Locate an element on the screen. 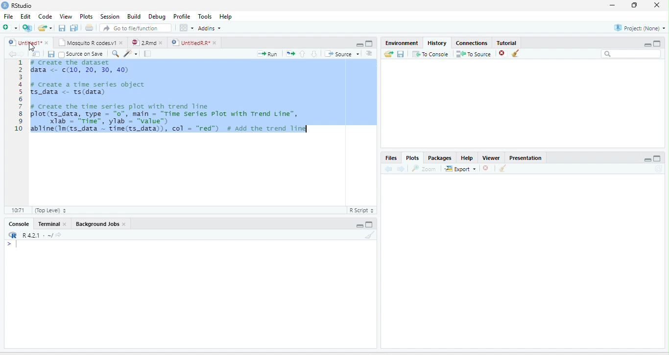  close is located at coordinates (121, 43).